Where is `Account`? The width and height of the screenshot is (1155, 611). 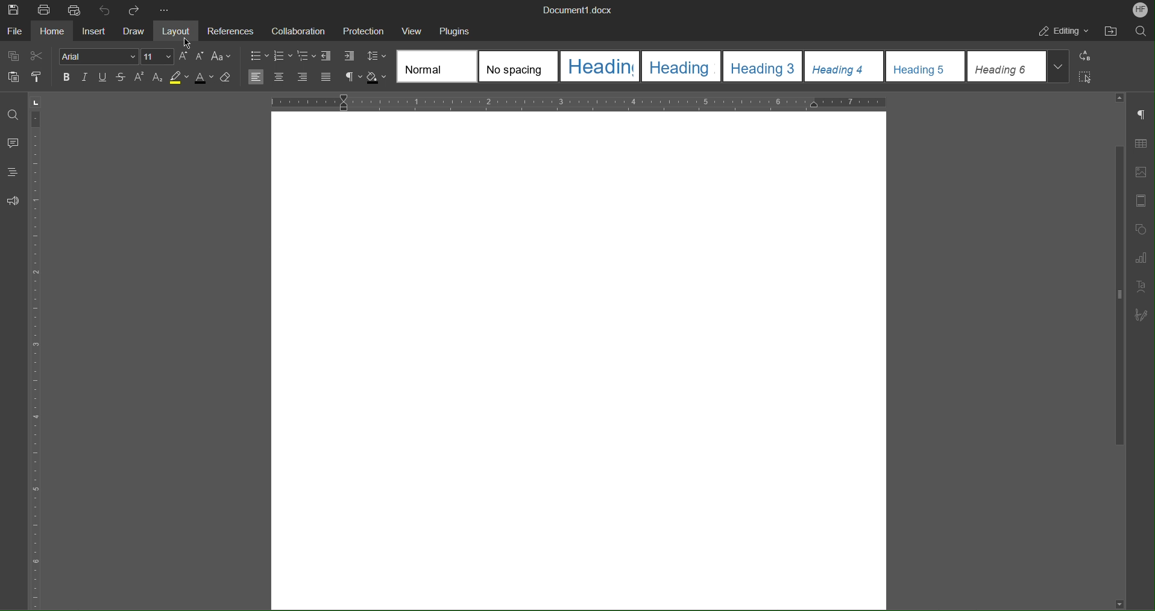
Account is located at coordinates (1141, 10).